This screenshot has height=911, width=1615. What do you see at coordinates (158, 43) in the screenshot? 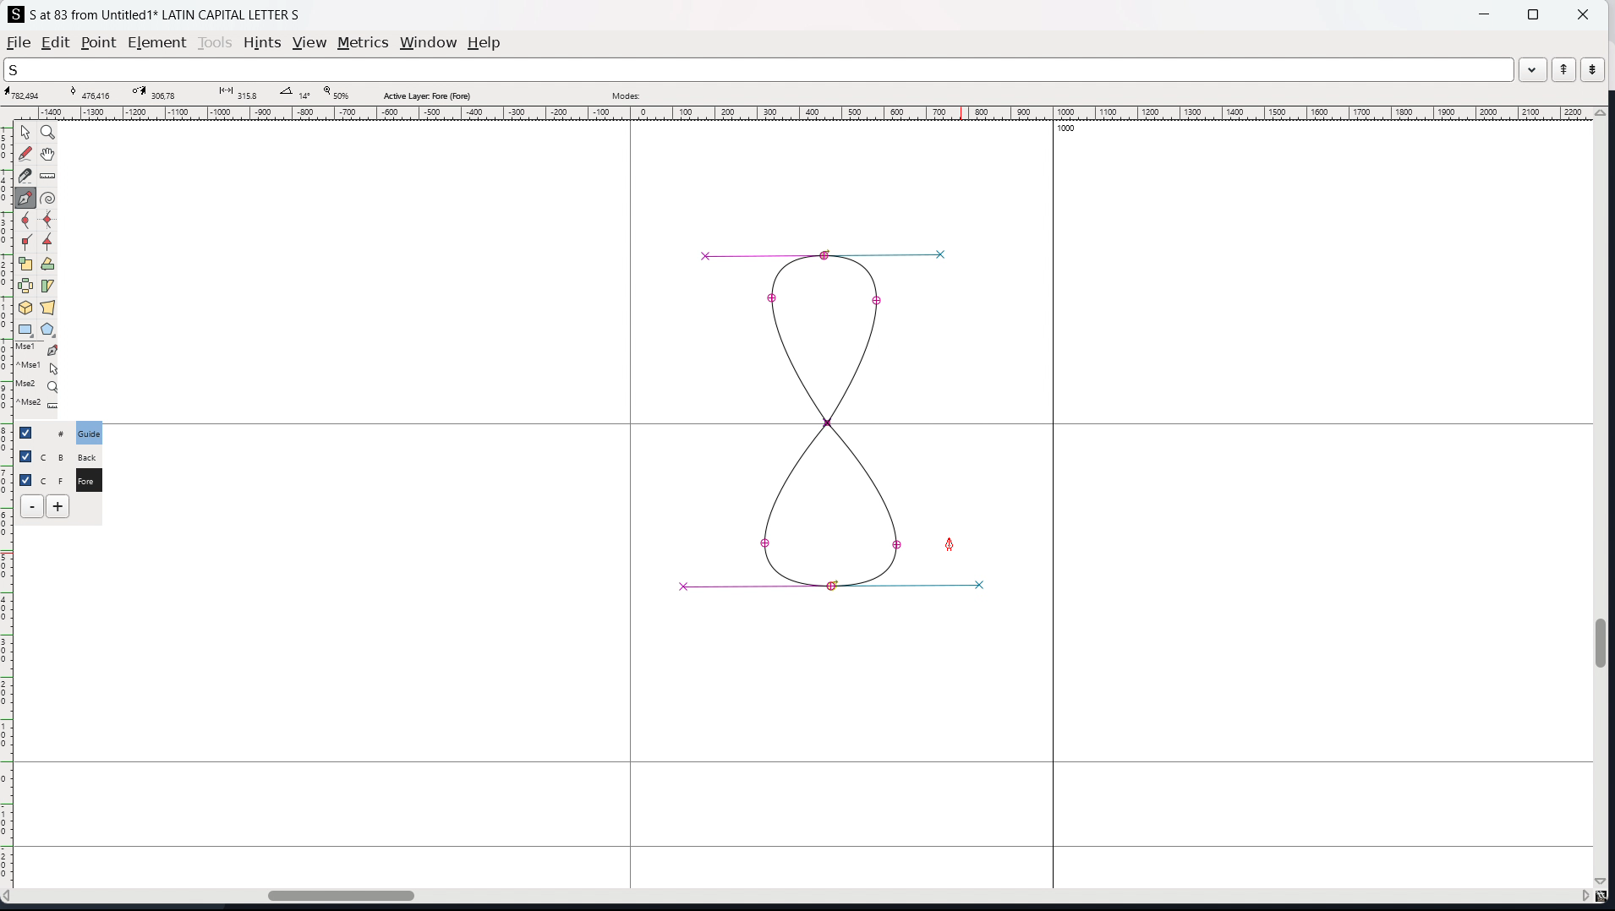
I see `element` at bounding box center [158, 43].